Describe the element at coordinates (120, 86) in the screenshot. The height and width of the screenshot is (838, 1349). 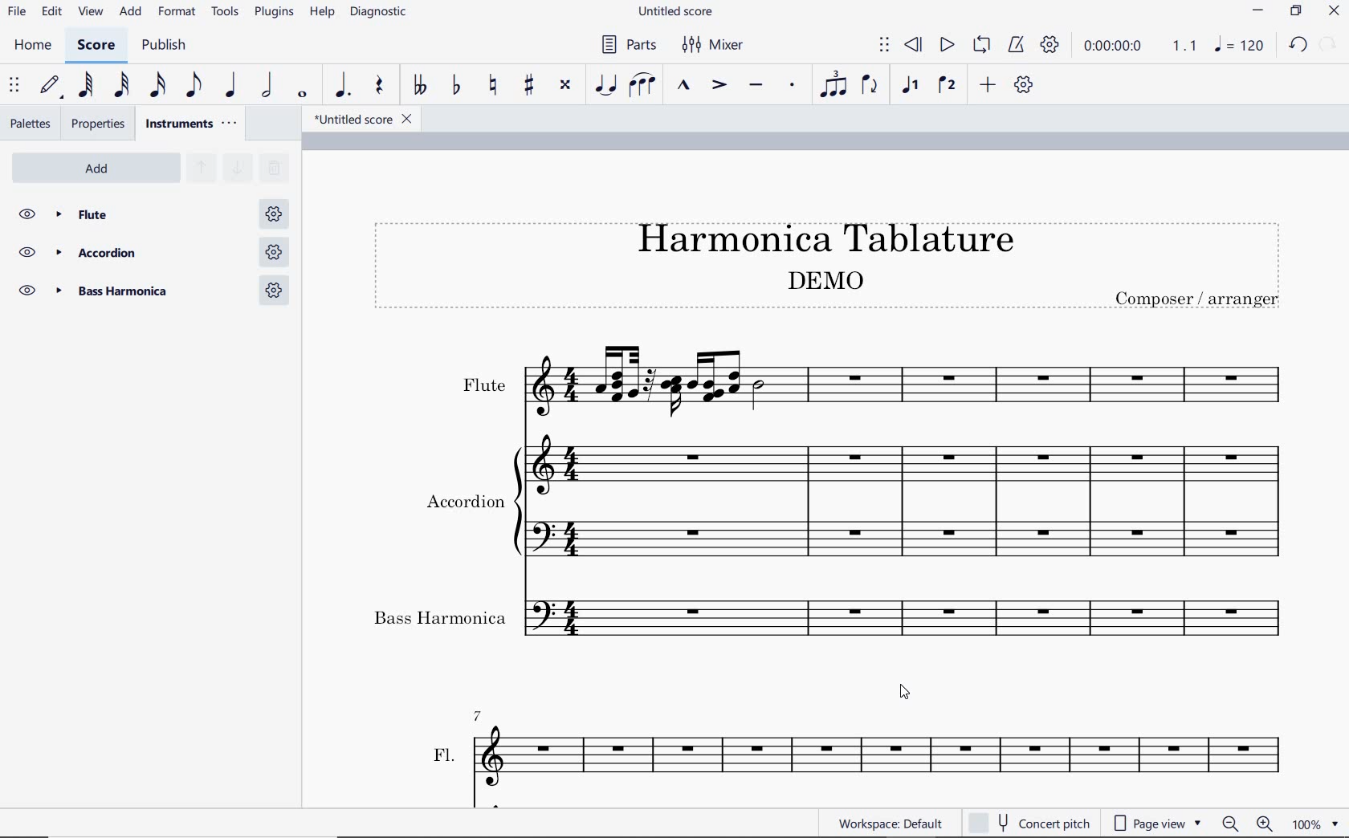
I see `32nd note` at that location.